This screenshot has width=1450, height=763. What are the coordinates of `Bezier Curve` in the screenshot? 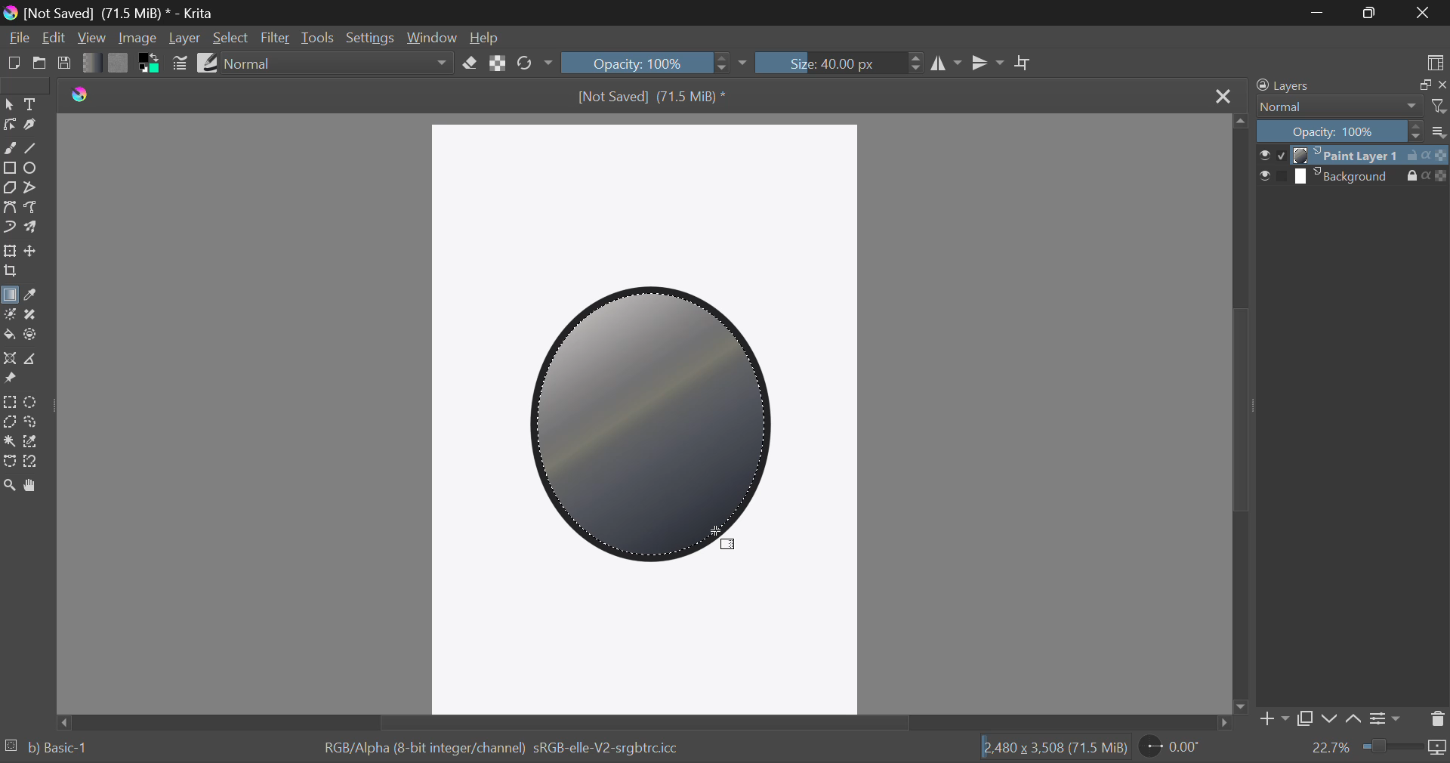 It's located at (10, 208).